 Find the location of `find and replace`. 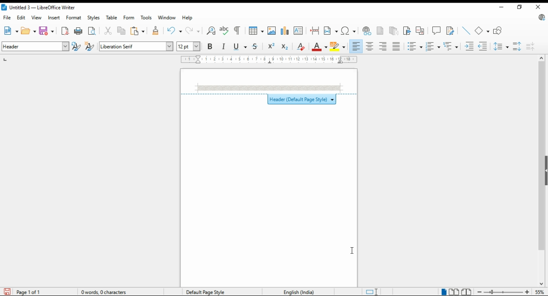

find and replace is located at coordinates (211, 31).